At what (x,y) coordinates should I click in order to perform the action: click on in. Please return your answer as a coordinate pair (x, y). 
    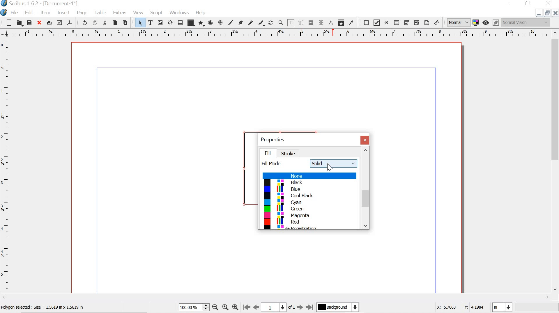
    Looking at the image, I should click on (503, 307).